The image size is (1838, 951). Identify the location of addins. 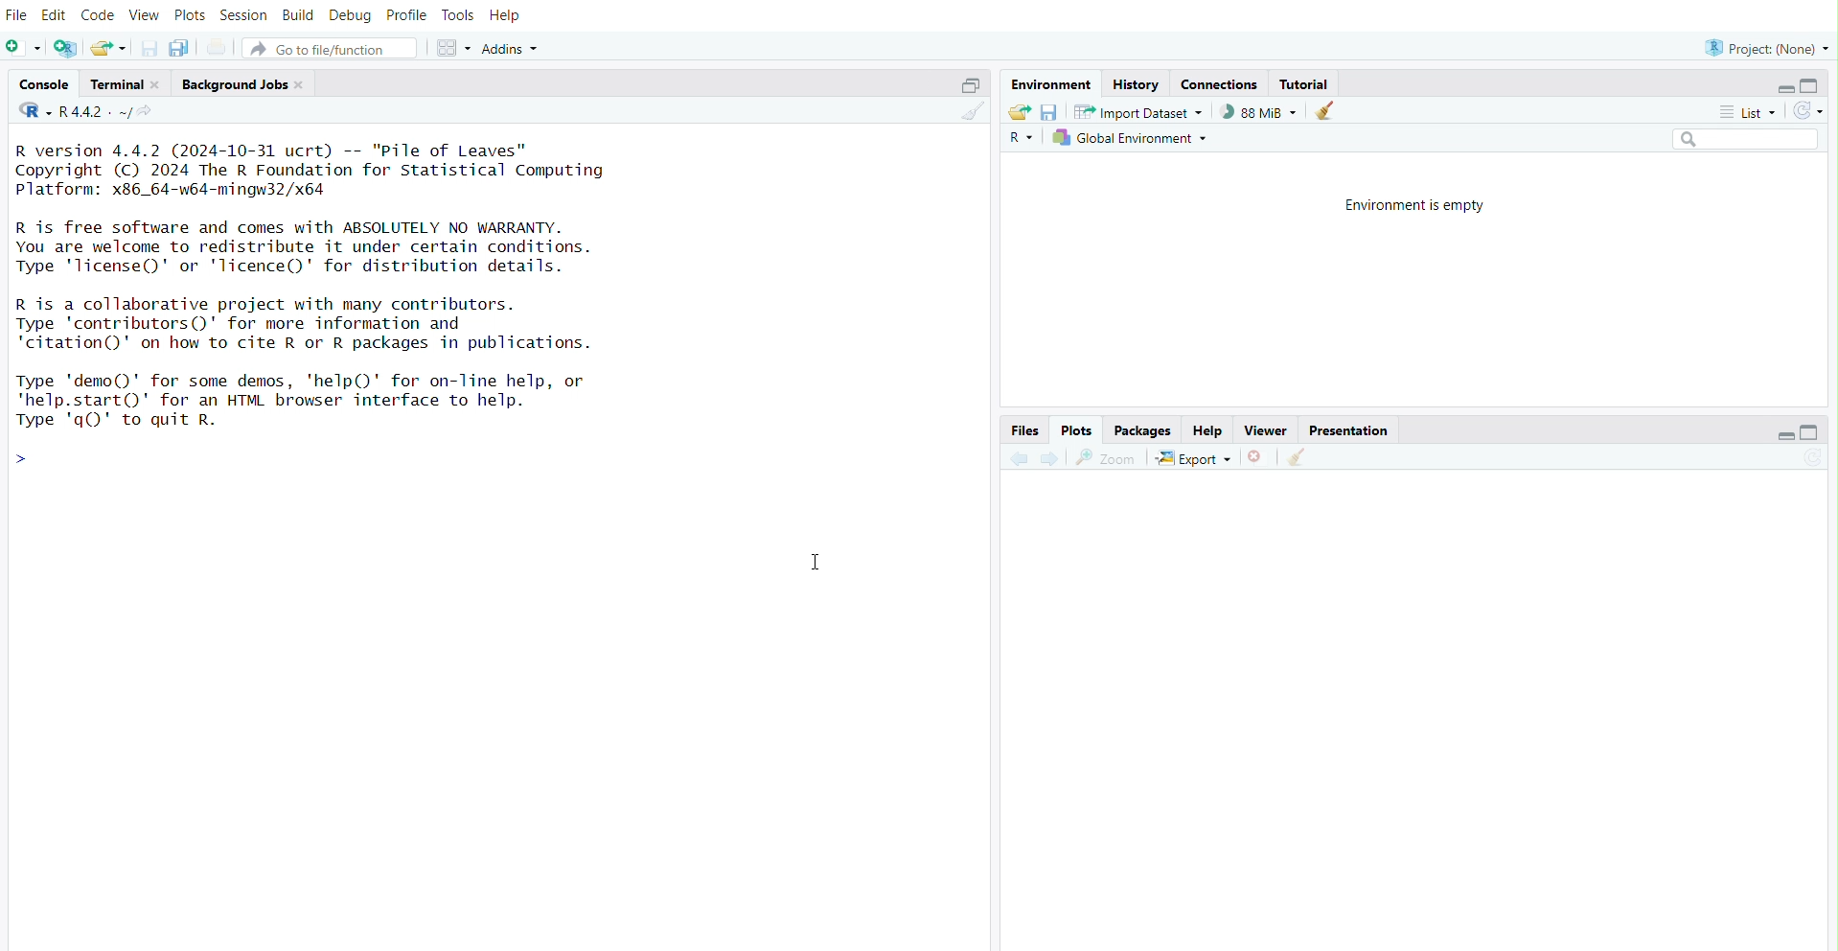
(515, 46).